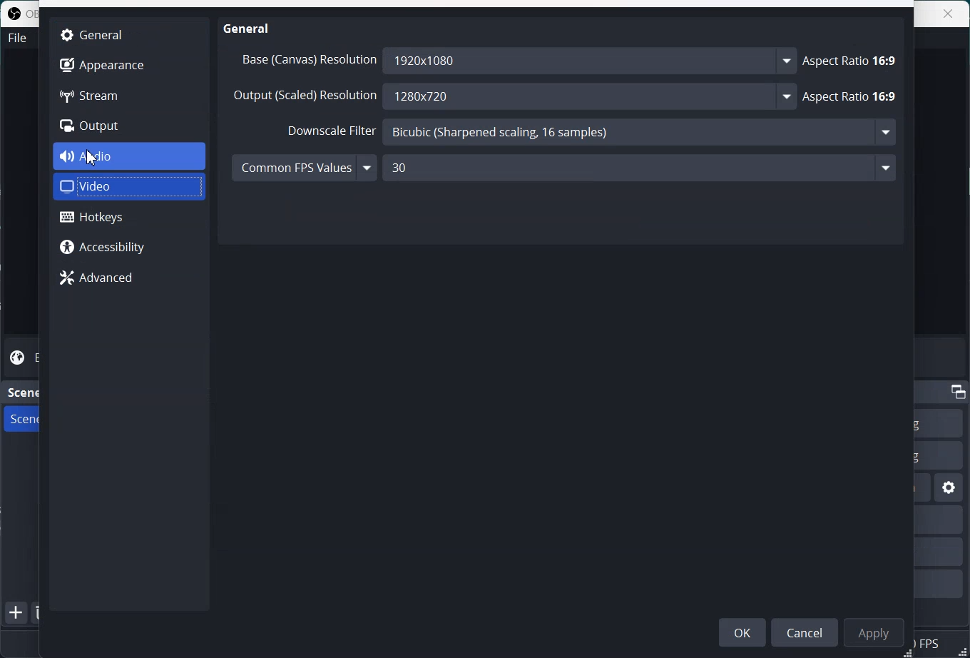  I want to click on Appearance, so click(101, 64).